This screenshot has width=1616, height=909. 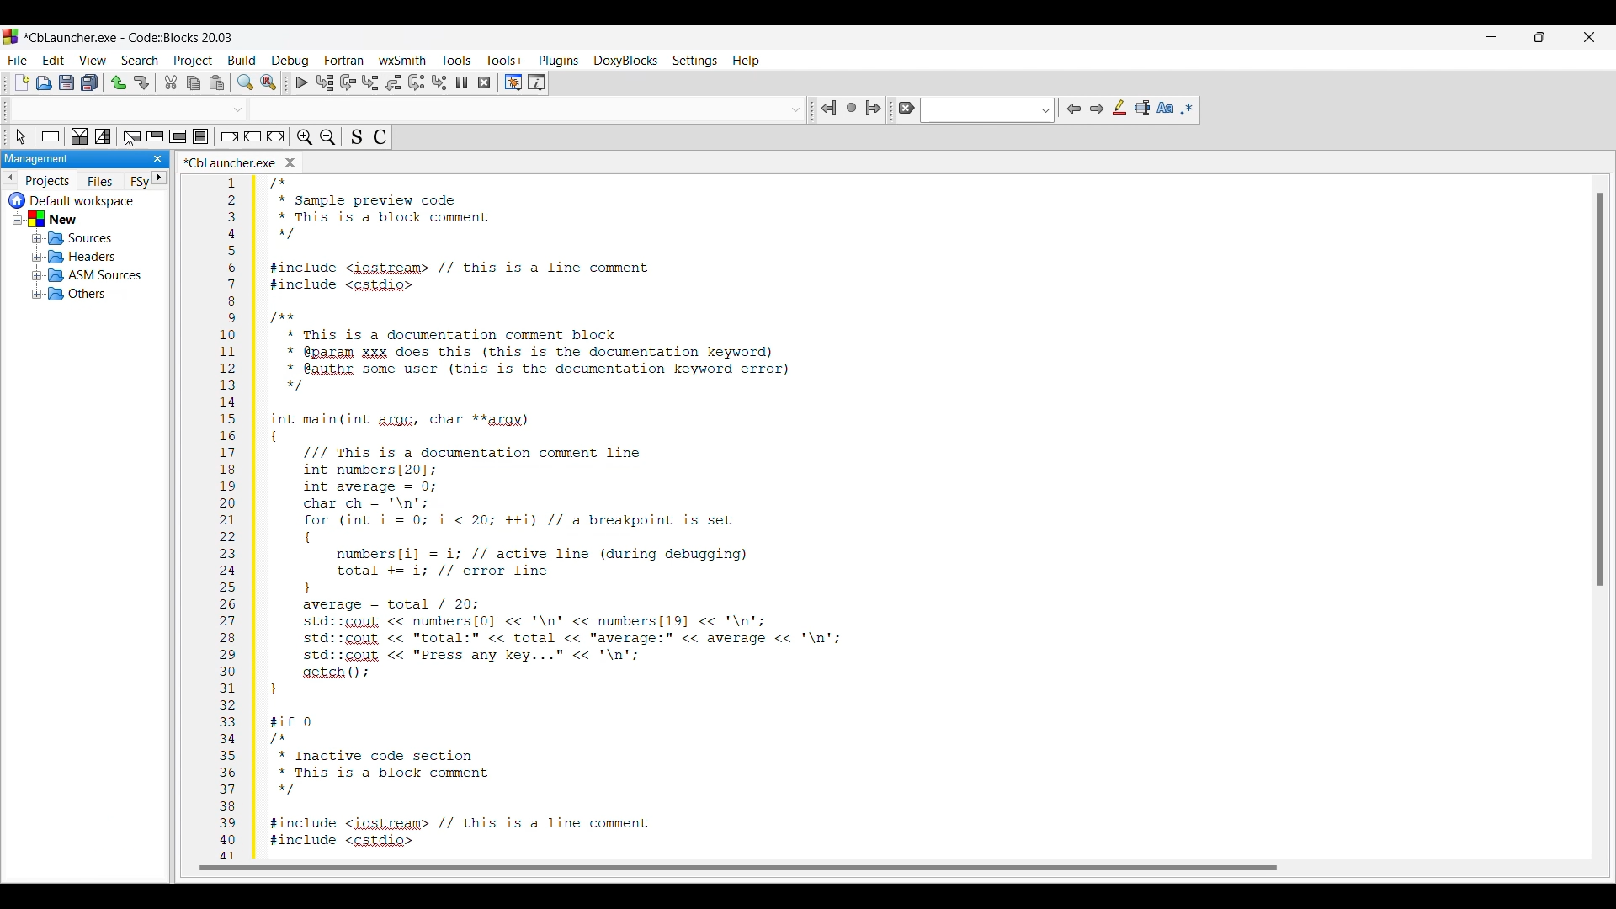 What do you see at coordinates (194, 82) in the screenshot?
I see `Copy` at bounding box center [194, 82].